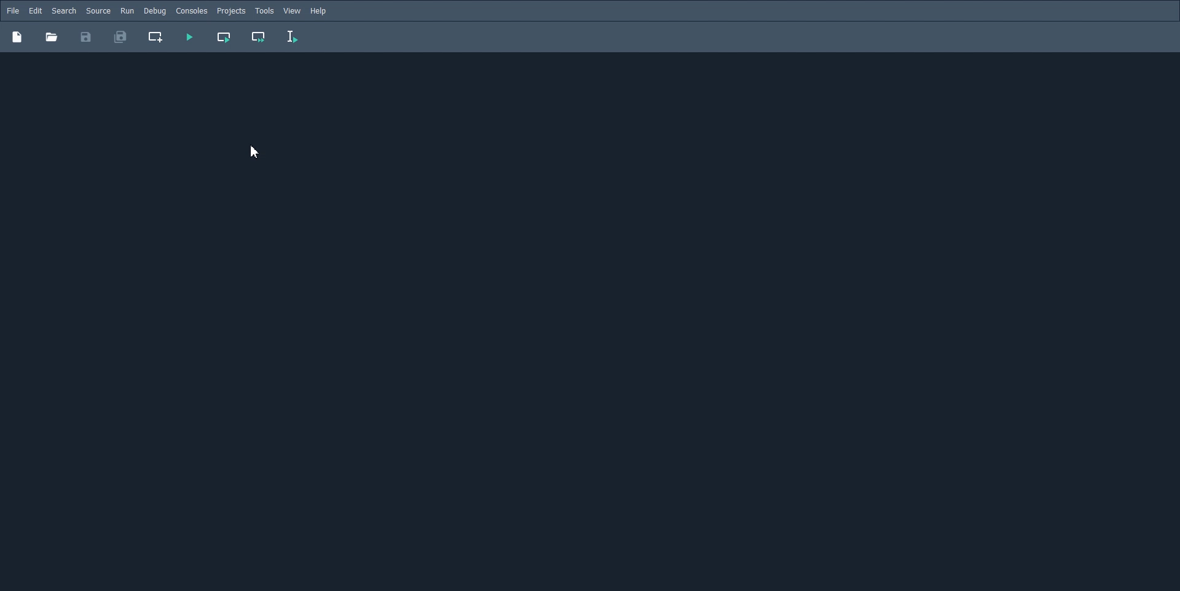 The height and width of the screenshot is (591, 1180). Describe the element at coordinates (223, 37) in the screenshot. I see `Run Current cell` at that location.